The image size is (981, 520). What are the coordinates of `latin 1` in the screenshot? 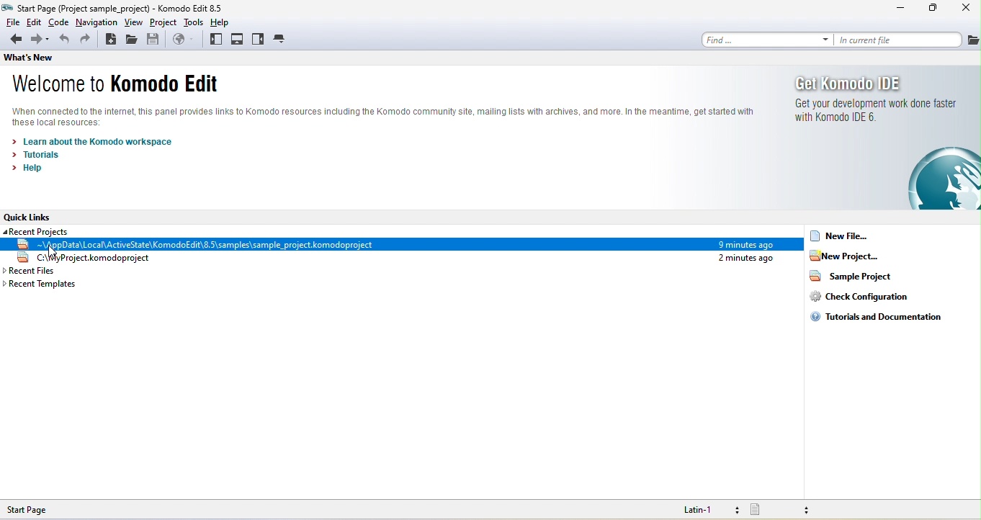 It's located at (701, 509).